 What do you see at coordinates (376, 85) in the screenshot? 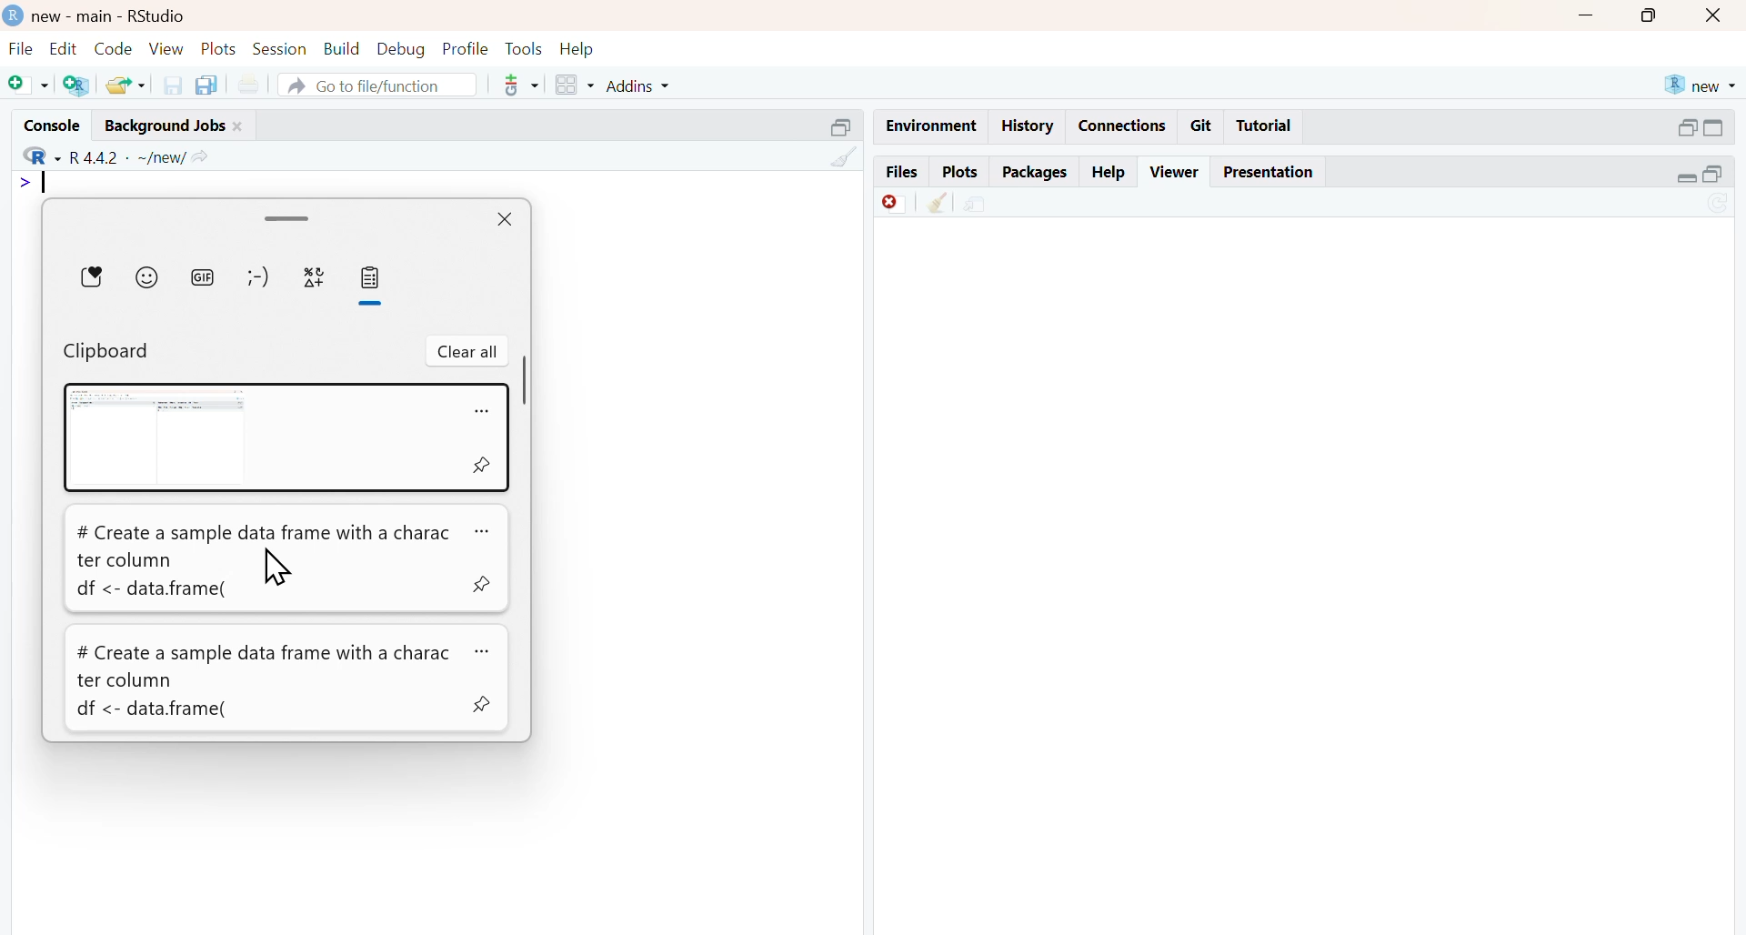
I see `go to file/function` at bounding box center [376, 85].